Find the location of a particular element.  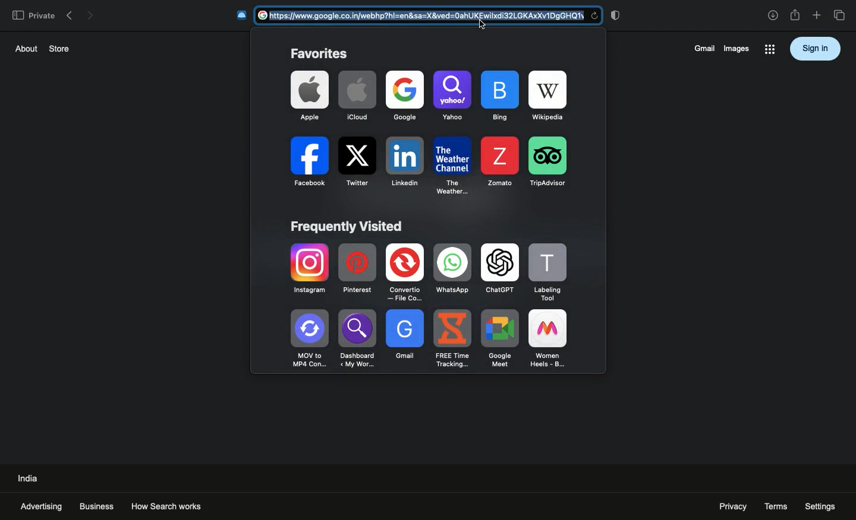

Download is located at coordinates (773, 15).